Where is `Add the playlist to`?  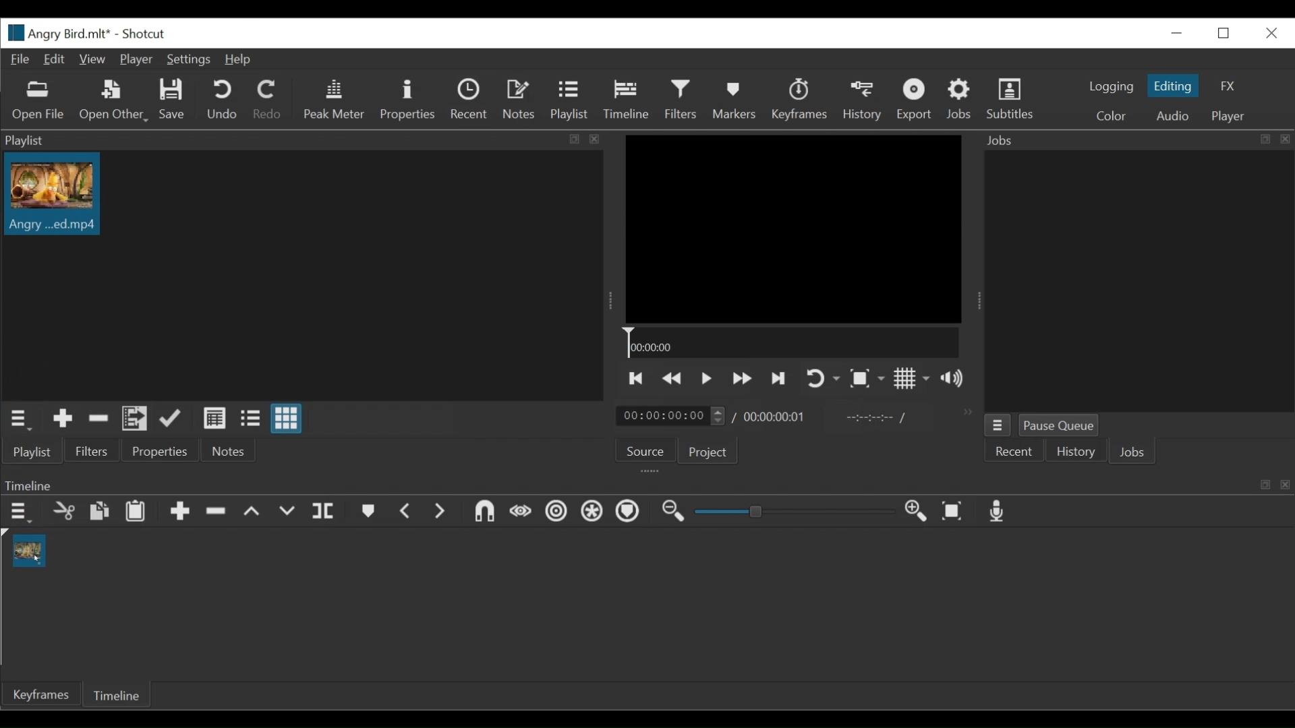 Add the playlist to is located at coordinates (136, 419).